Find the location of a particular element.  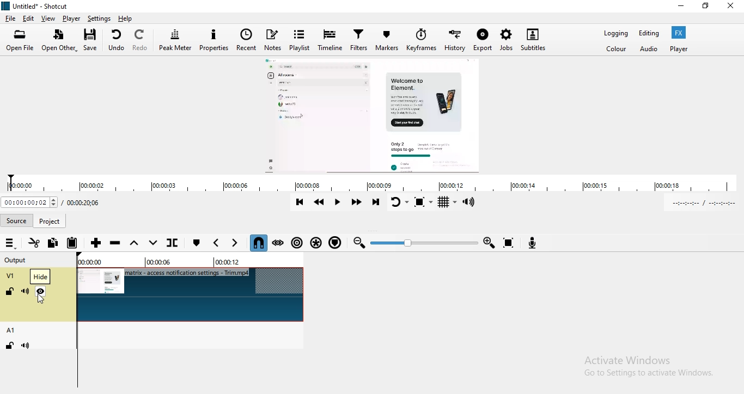

Lift is located at coordinates (136, 243).